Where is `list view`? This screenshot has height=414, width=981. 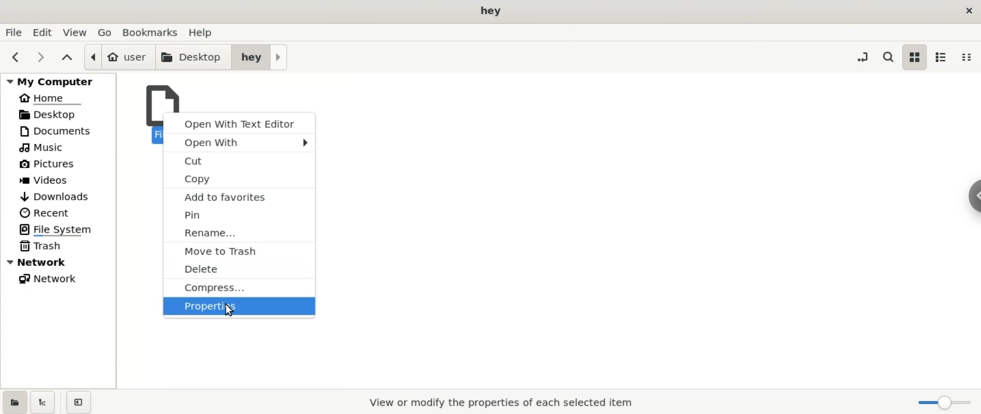 list view is located at coordinates (943, 57).